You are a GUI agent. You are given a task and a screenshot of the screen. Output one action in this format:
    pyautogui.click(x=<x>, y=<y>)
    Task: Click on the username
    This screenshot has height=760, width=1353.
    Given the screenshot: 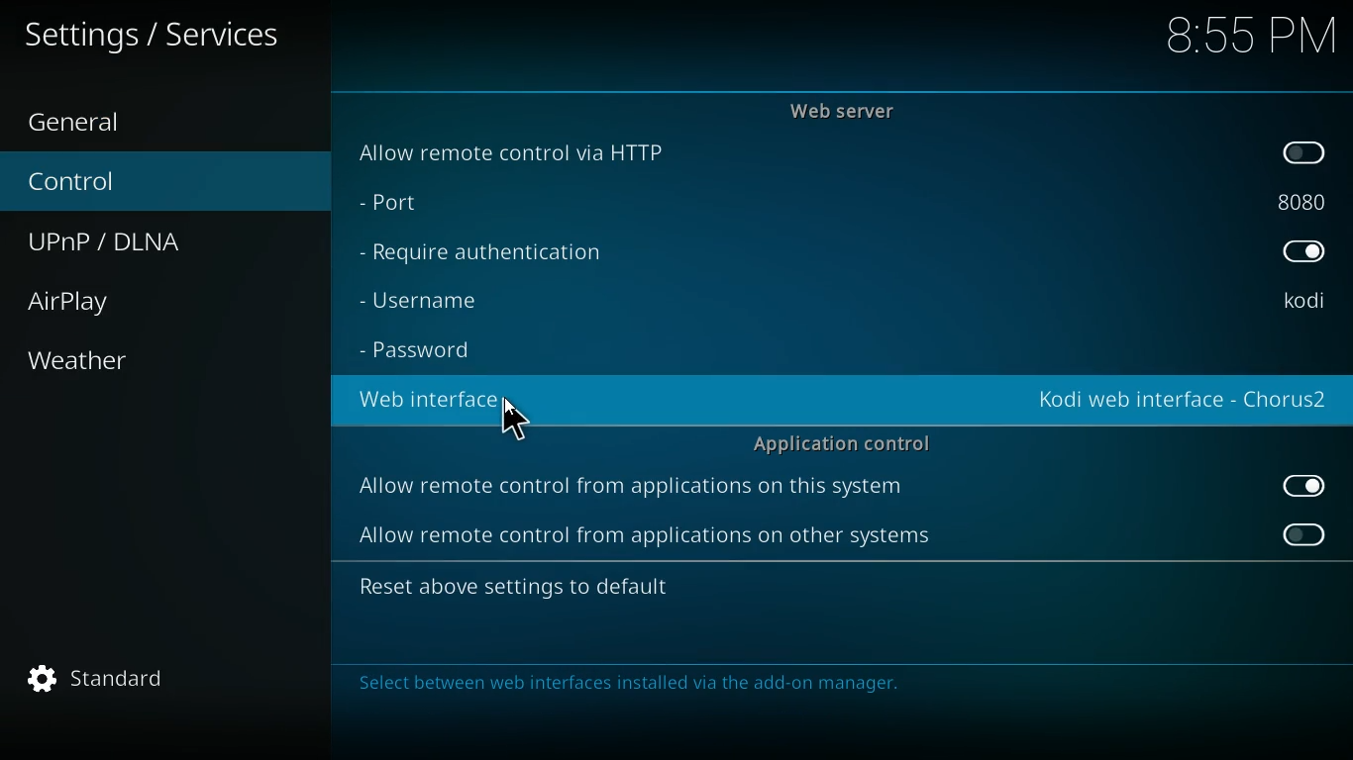 What is the action you would take?
    pyautogui.click(x=445, y=300)
    